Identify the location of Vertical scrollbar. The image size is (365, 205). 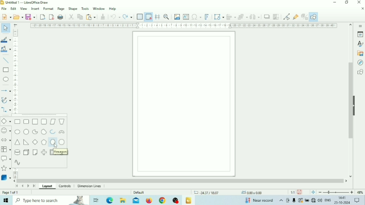
(351, 100).